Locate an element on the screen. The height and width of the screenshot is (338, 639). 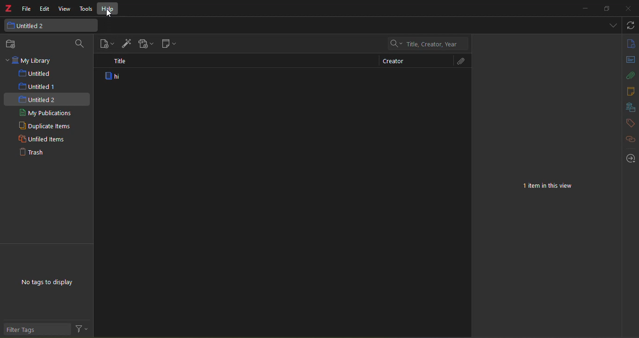
file is located at coordinates (27, 9).